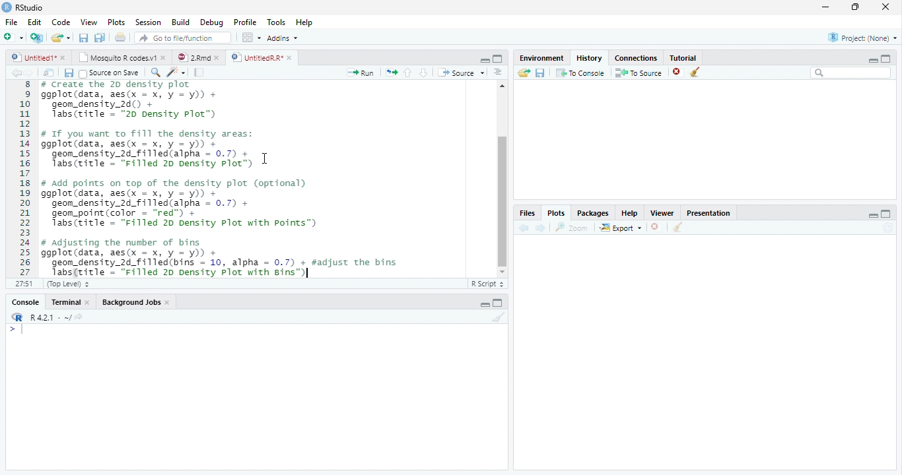 This screenshot has width=902, height=475. Describe the element at coordinates (176, 73) in the screenshot. I see `code tool` at that location.